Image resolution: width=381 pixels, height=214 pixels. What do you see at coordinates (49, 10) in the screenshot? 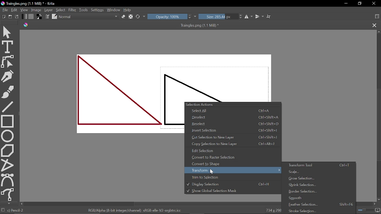
I see `Layer` at bounding box center [49, 10].